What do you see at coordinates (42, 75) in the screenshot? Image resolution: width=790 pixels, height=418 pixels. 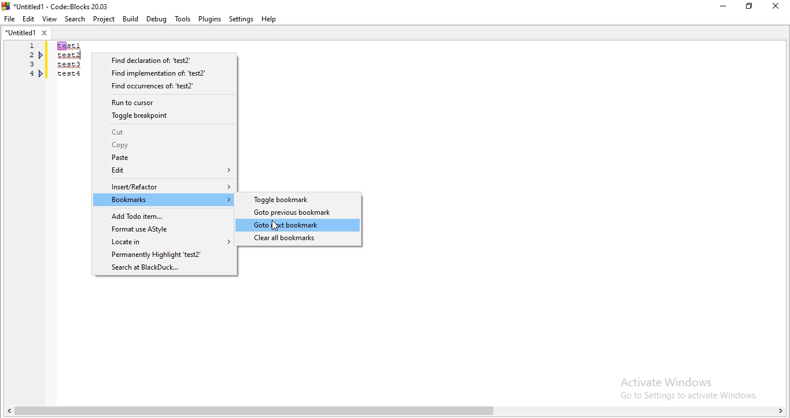 I see `Debugger Point` at bounding box center [42, 75].